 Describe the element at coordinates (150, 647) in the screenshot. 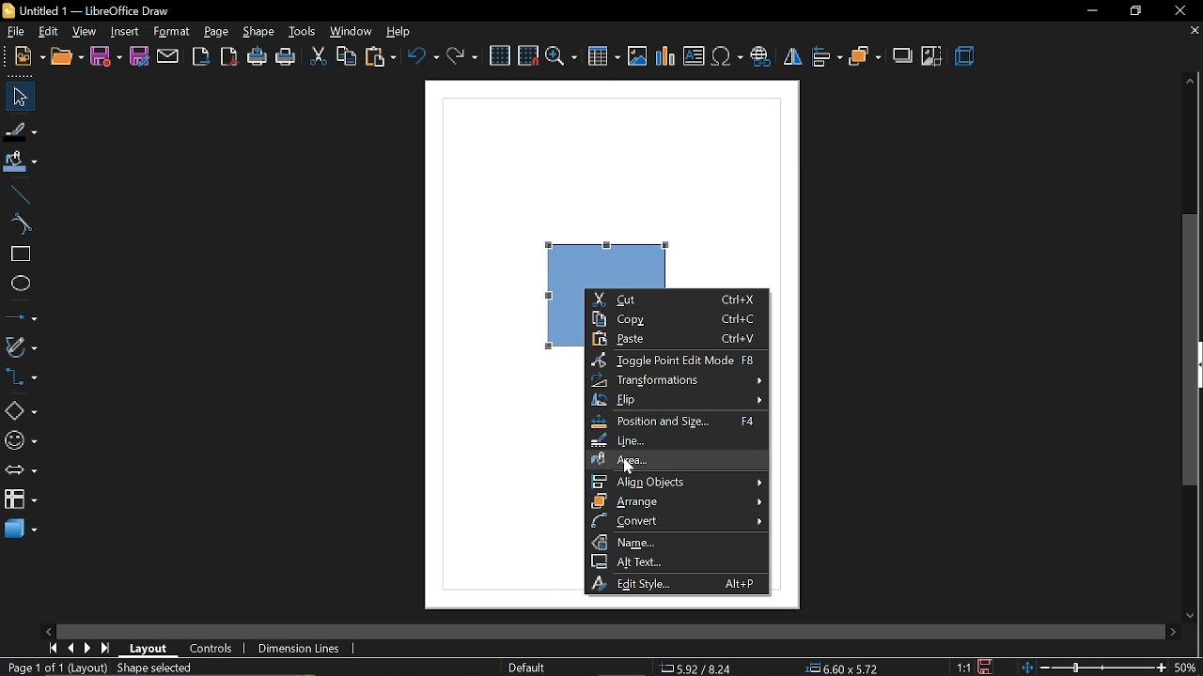

I see `layout` at that location.